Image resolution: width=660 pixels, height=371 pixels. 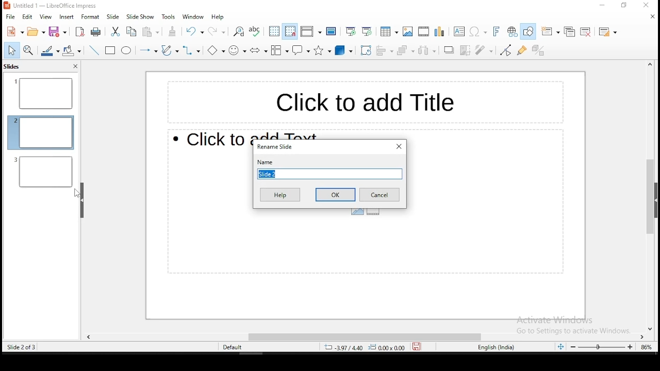 I want to click on basic shapes, so click(x=213, y=49).